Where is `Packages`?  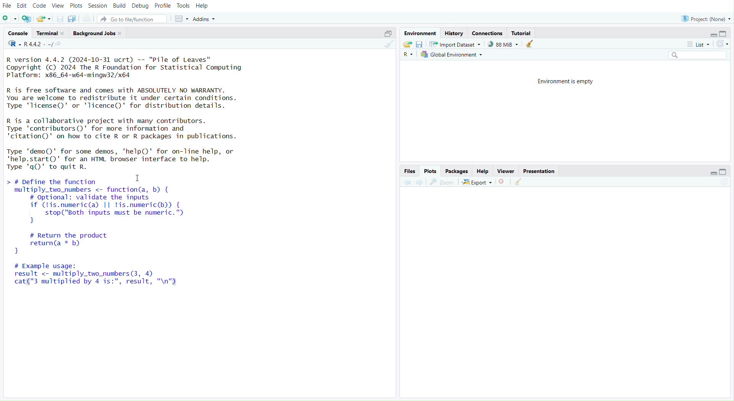 Packages is located at coordinates (457, 171).